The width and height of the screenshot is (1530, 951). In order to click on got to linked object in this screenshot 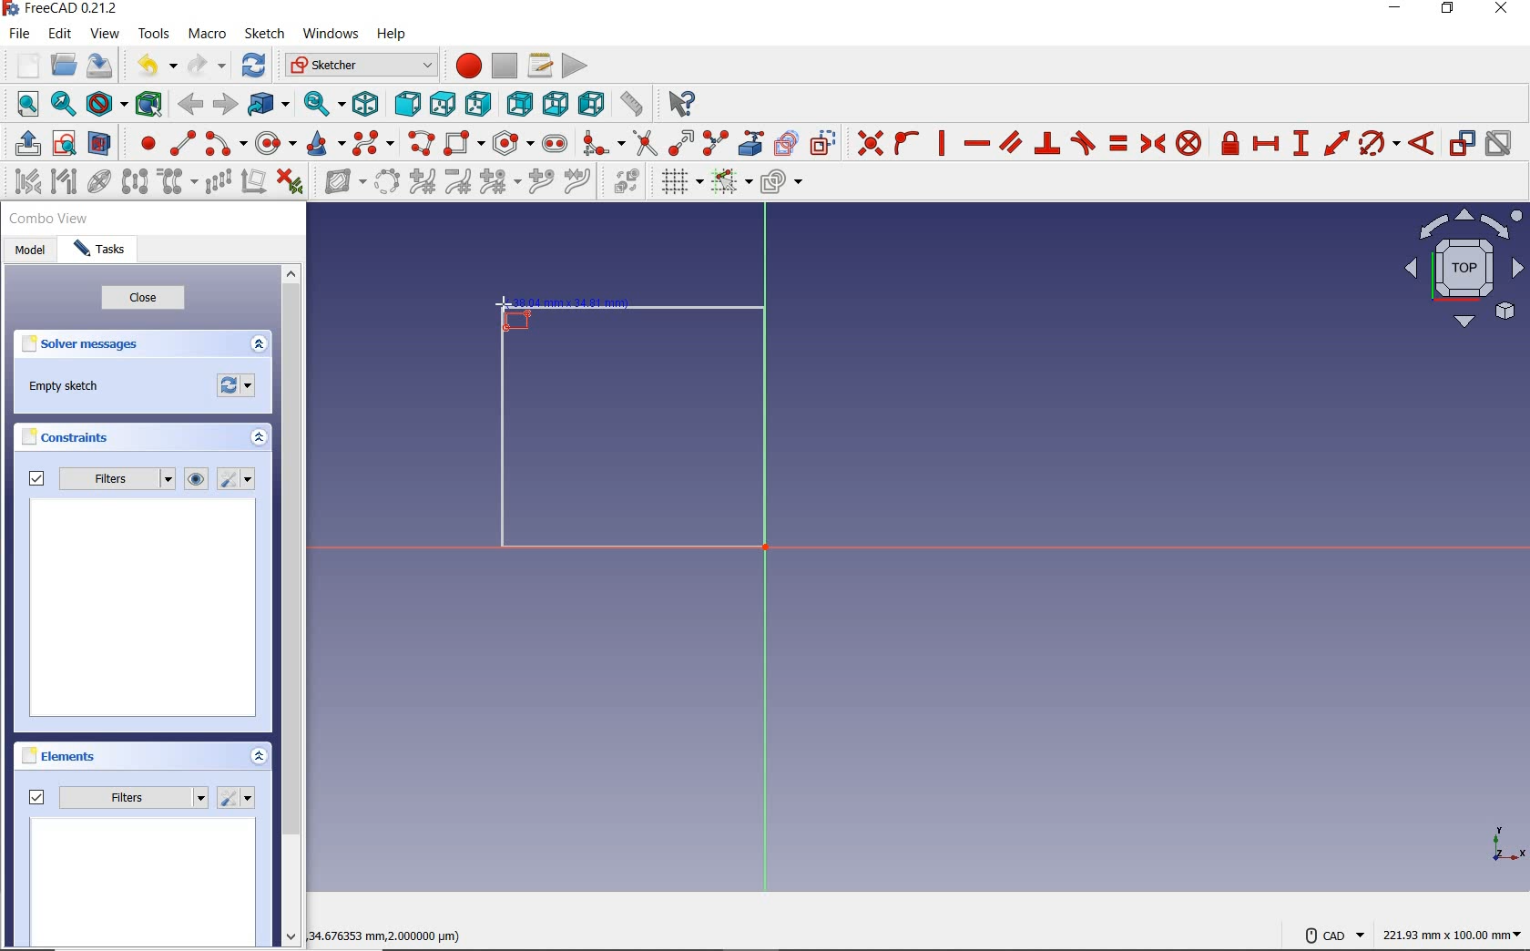, I will do `click(270, 107)`.